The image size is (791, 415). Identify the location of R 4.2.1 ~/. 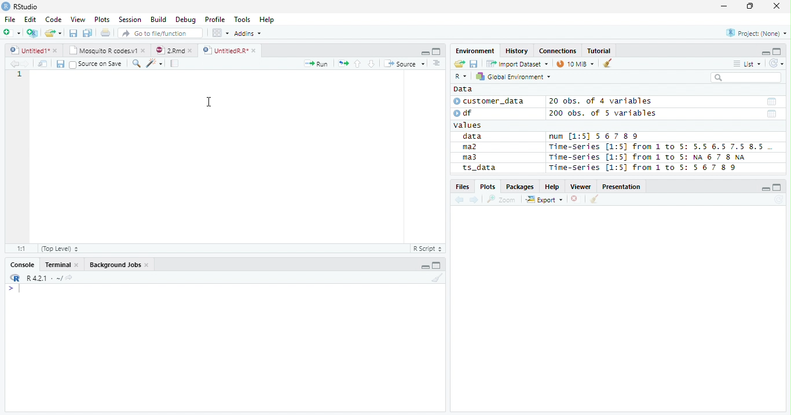
(43, 277).